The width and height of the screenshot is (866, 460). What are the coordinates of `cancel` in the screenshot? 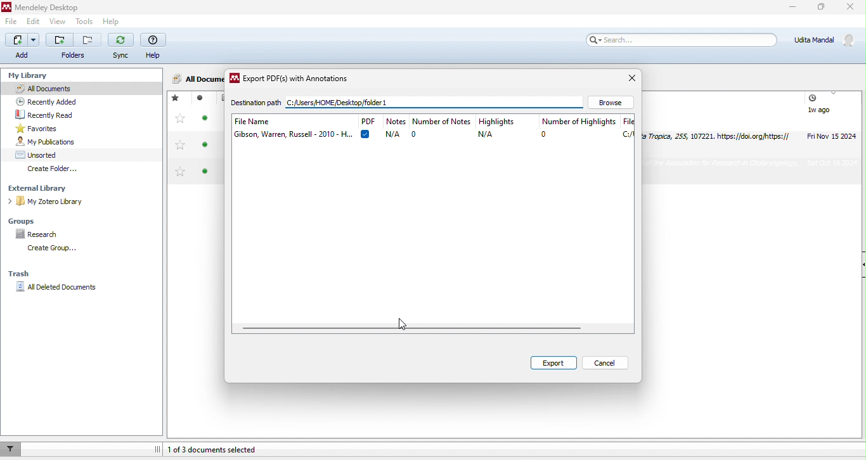 It's located at (605, 362).